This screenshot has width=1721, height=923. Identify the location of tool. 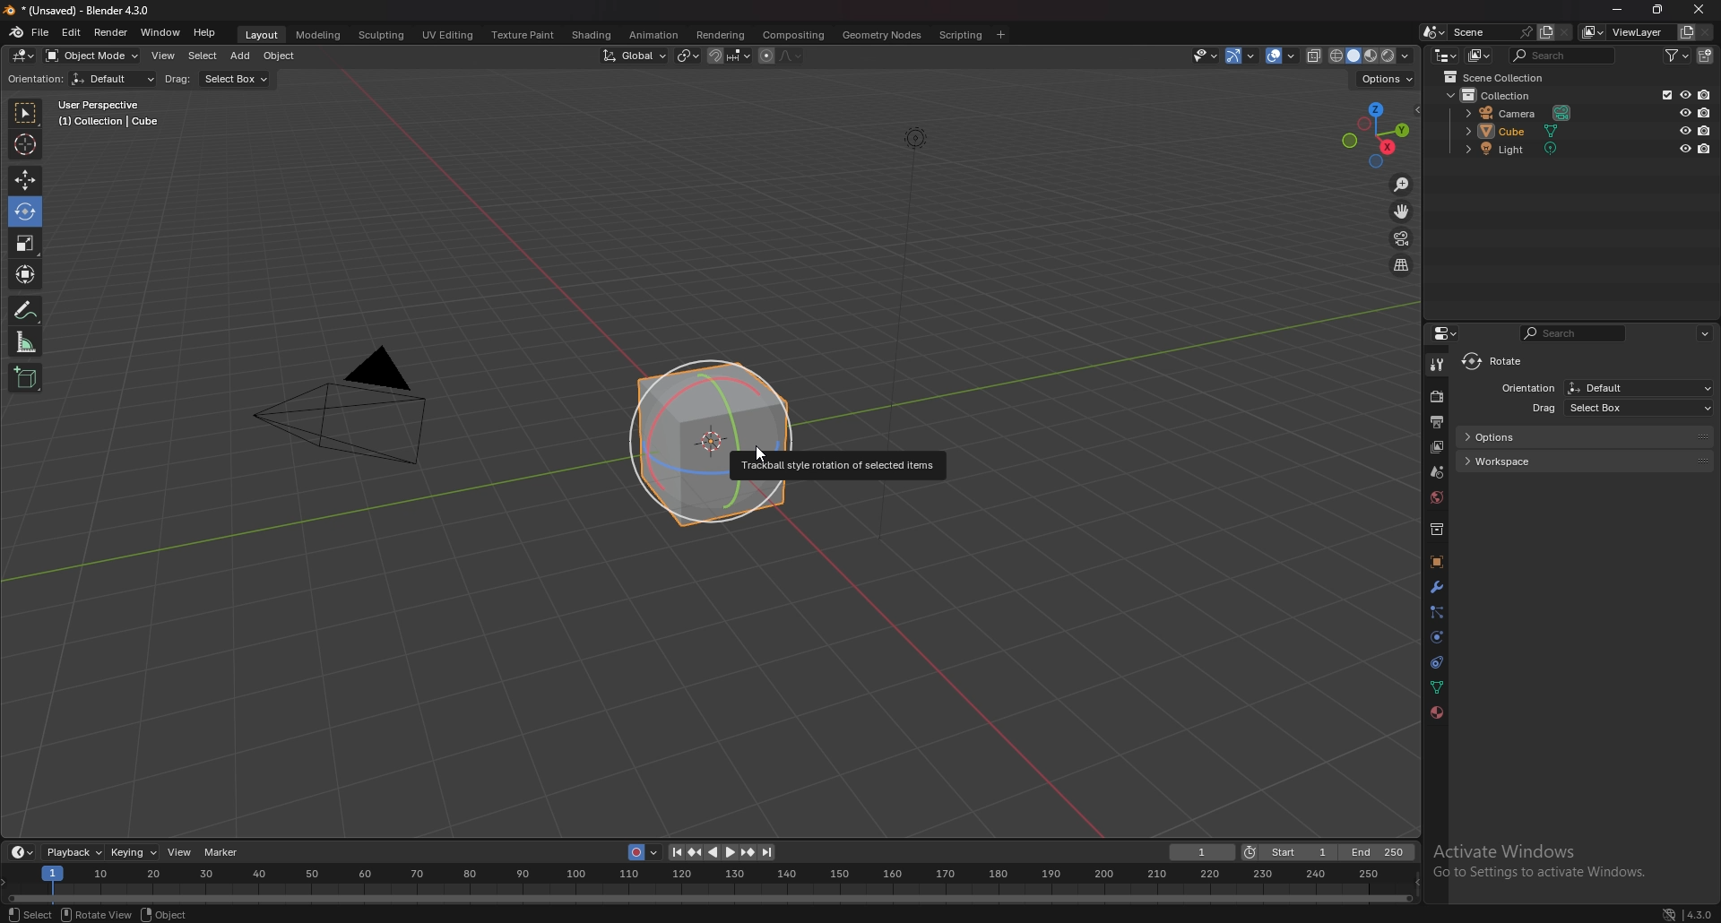
(1437, 366).